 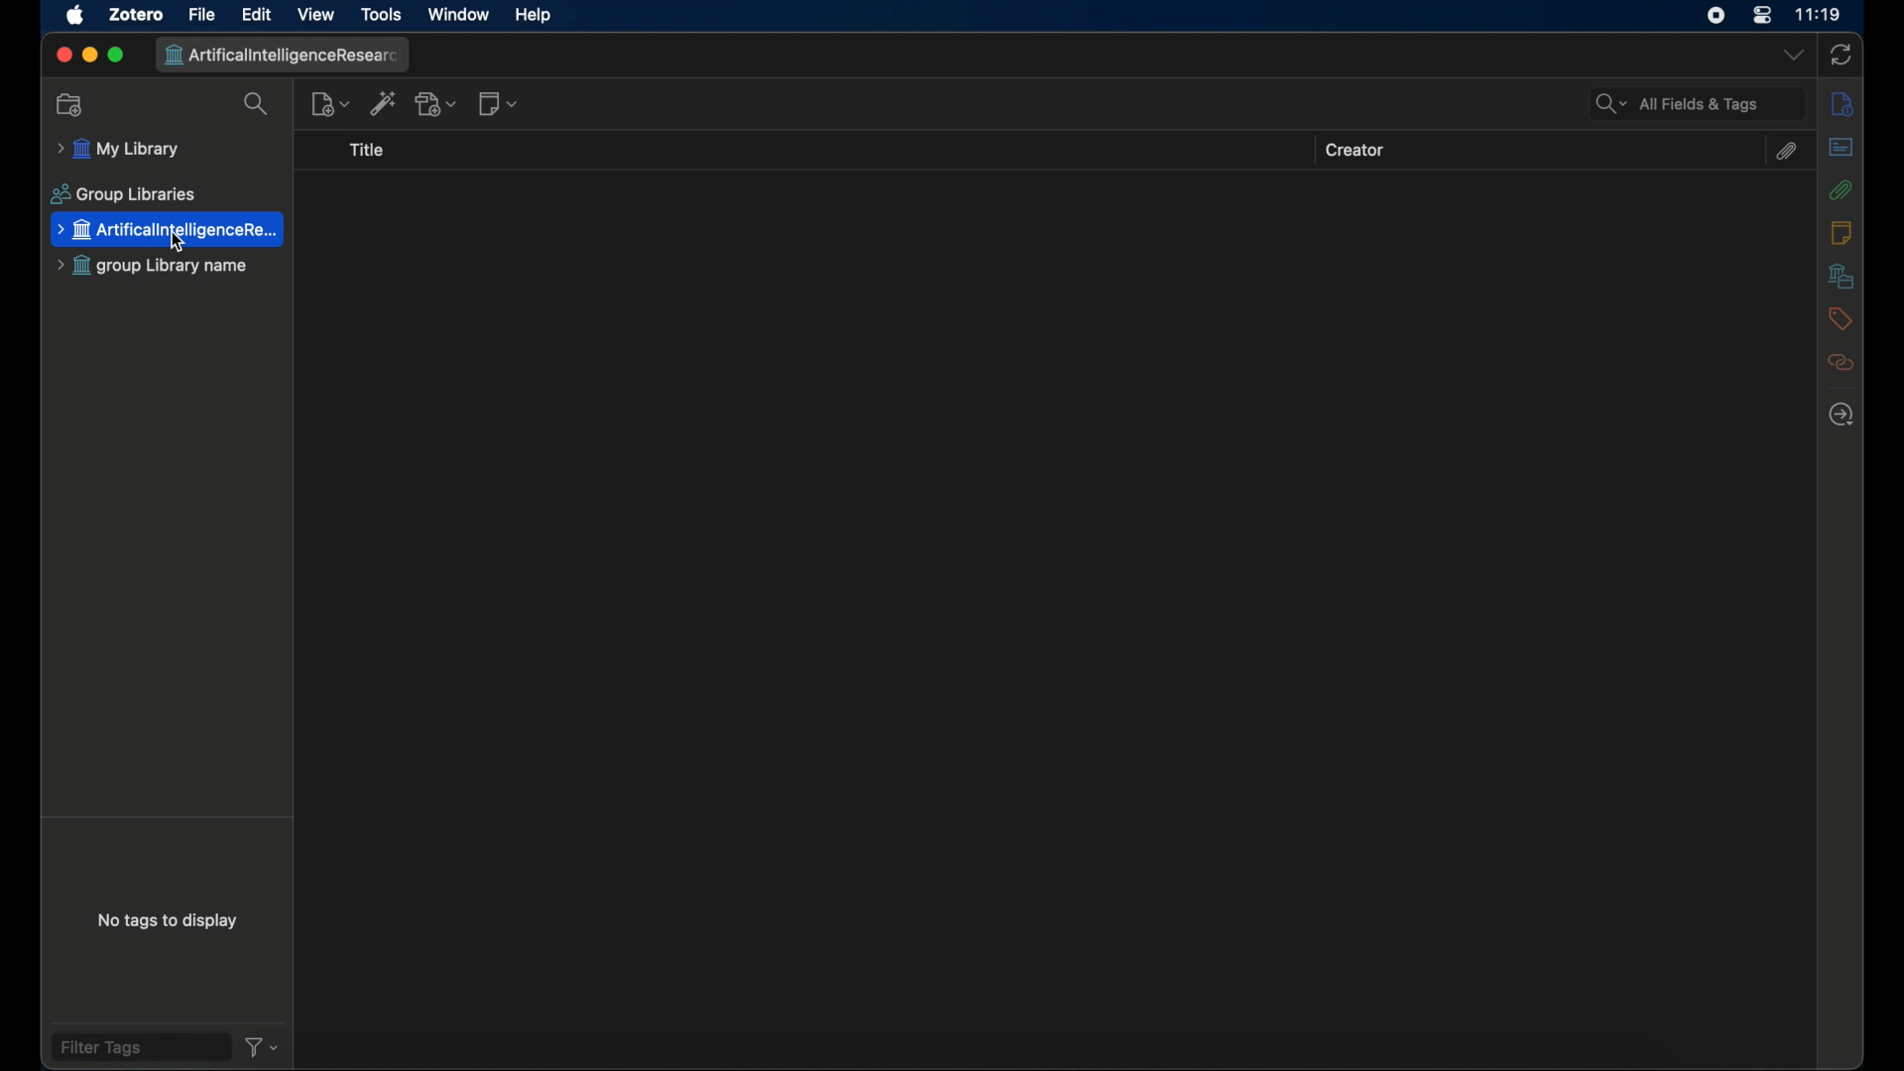 I want to click on creator, so click(x=1357, y=151).